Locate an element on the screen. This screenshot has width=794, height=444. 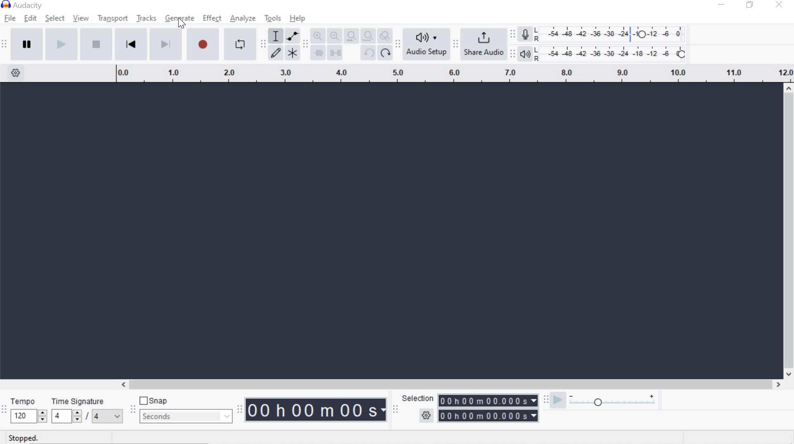
effect is located at coordinates (212, 18).